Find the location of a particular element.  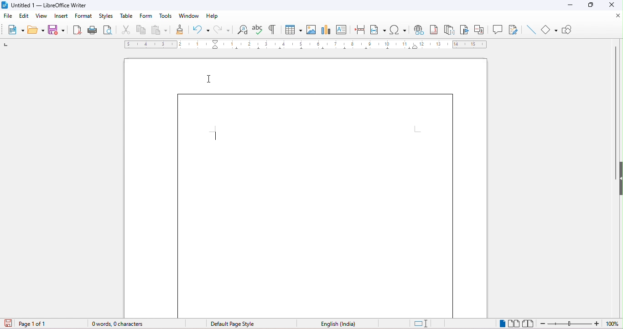

styles is located at coordinates (108, 17).